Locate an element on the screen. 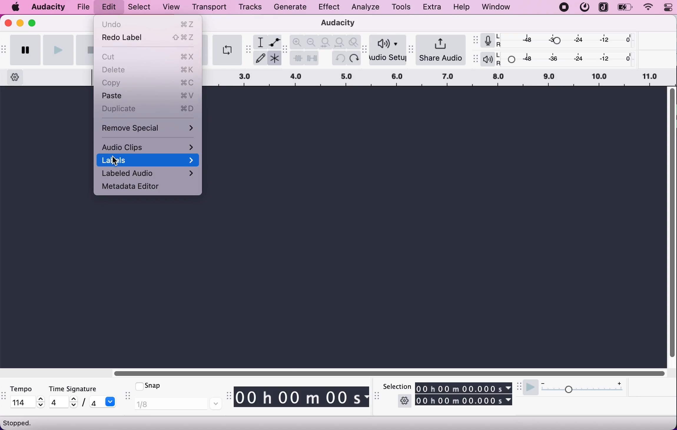  transport is located at coordinates (208, 7).